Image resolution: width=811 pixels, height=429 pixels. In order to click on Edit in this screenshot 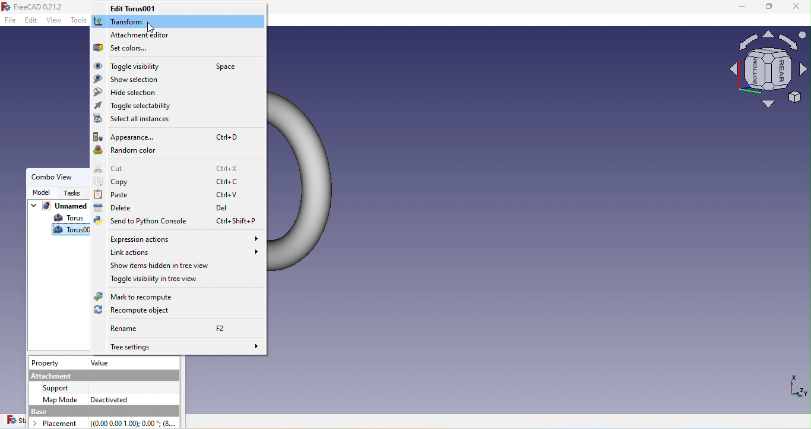, I will do `click(31, 21)`.